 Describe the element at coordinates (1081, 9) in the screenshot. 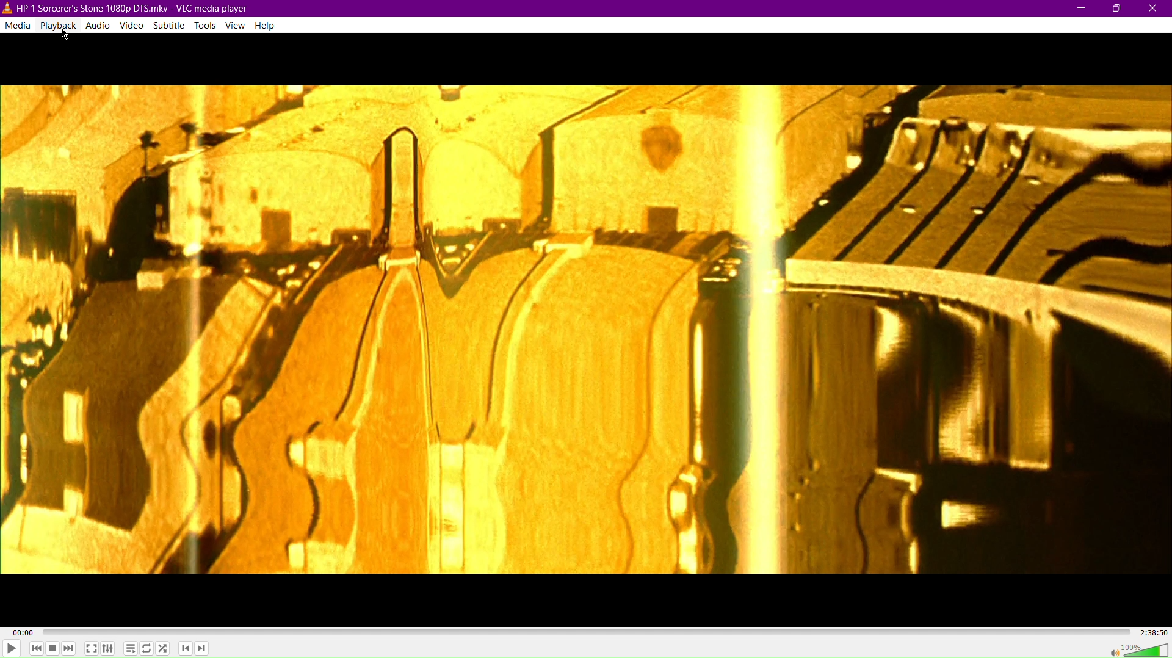

I see `Minimize` at that location.